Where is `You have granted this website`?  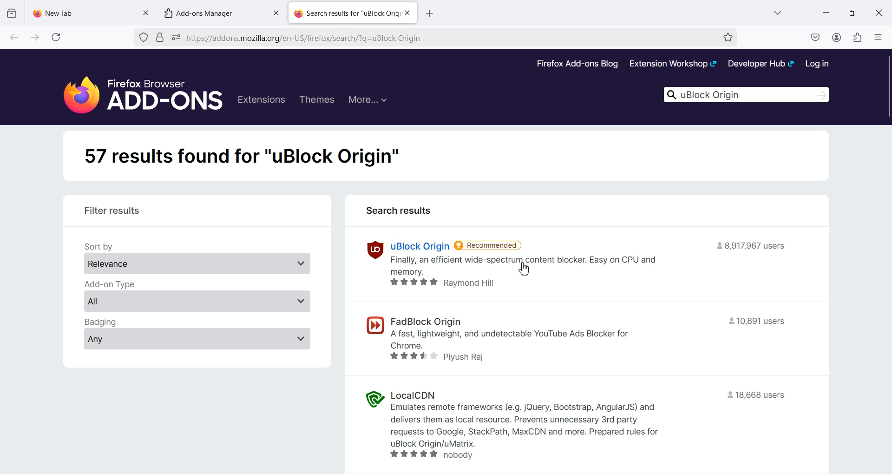 You have granted this website is located at coordinates (176, 38).